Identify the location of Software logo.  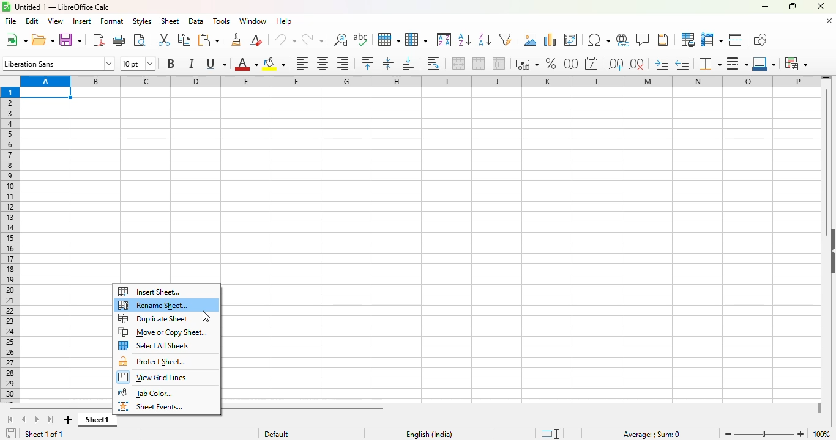
(6, 7).